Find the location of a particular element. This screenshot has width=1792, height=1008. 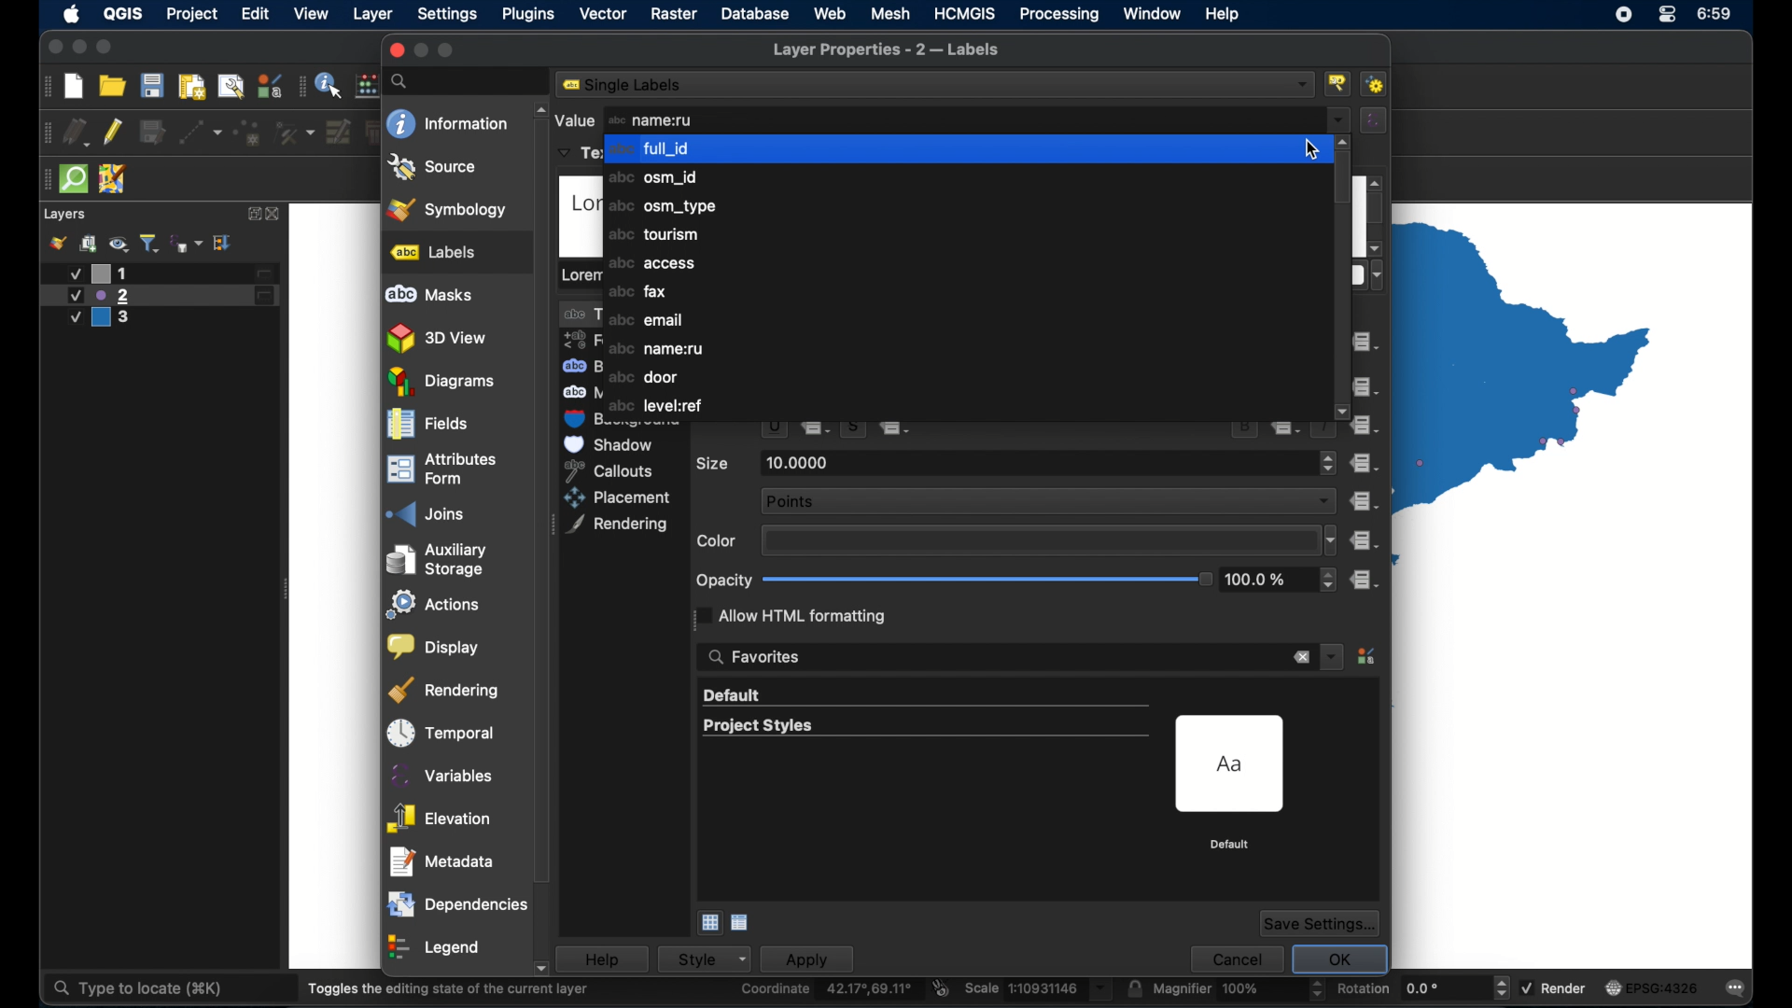

styling panel is located at coordinates (57, 243).